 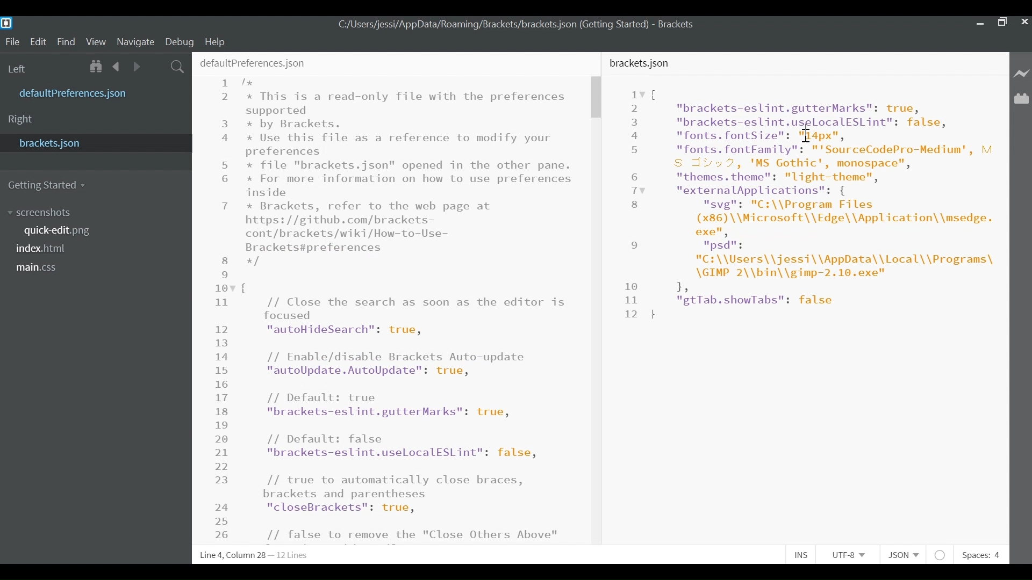 What do you see at coordinates (19, 69) in the screenshot?
I see `Left` at bounding box center [19, 69].